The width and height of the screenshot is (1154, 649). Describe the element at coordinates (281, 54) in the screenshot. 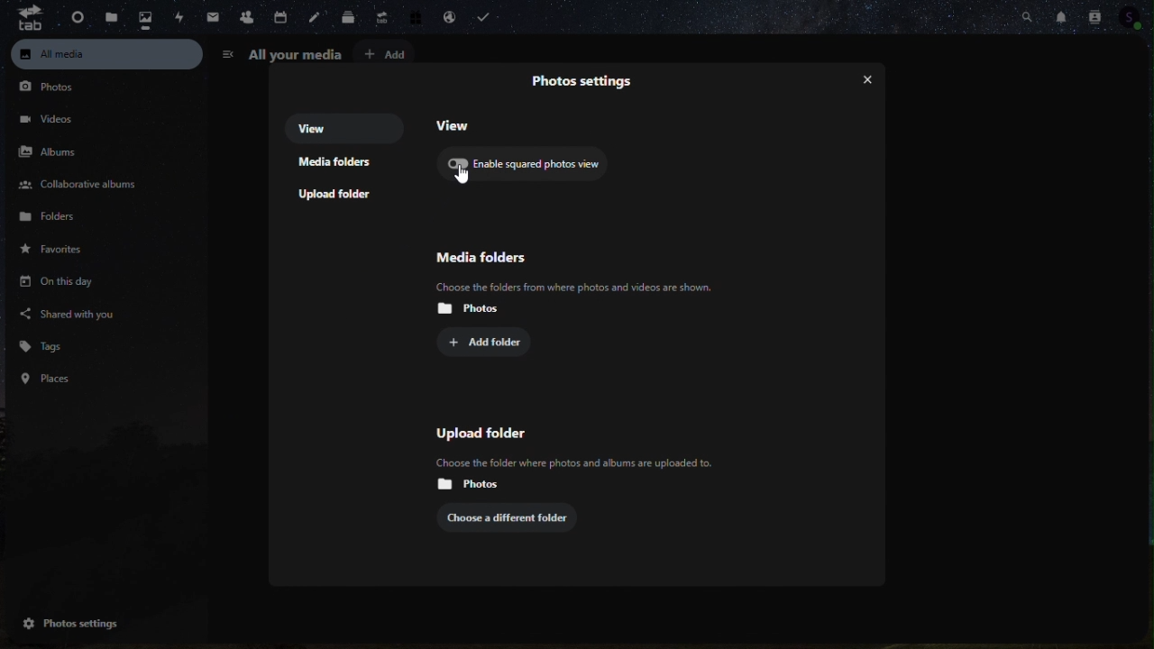

I see `All your media` at that location.